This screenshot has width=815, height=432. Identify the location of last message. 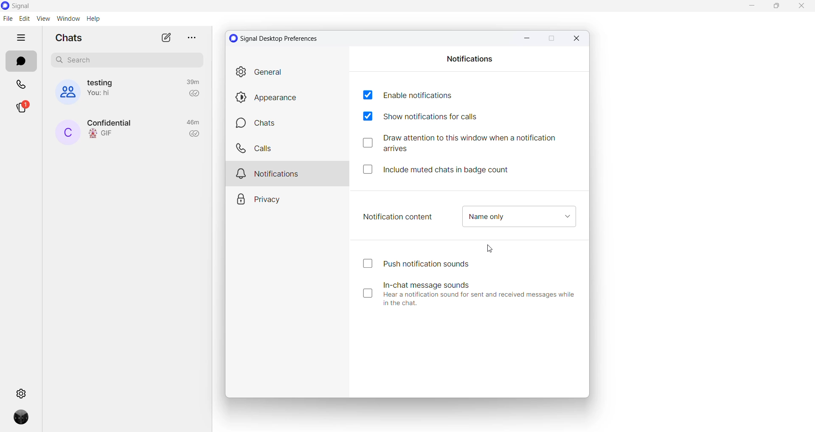
(104, 134).